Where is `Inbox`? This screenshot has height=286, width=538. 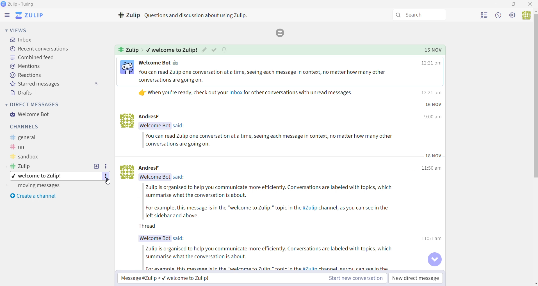
Inbox is located at coordinates (21, 40).